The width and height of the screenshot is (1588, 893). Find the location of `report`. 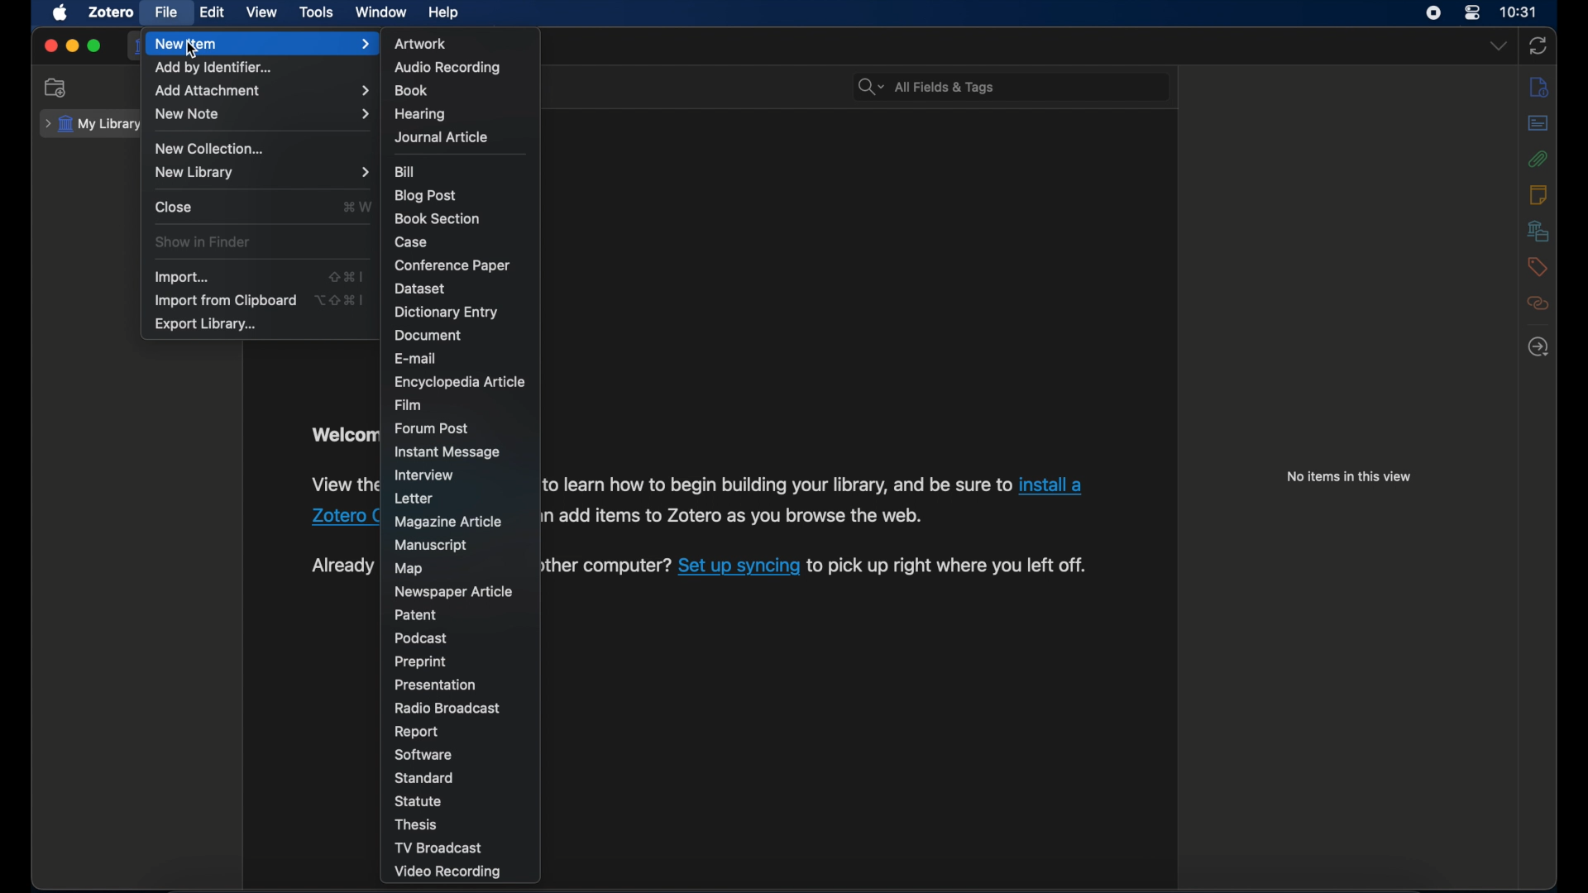

report is located at coordinates (416, 732).